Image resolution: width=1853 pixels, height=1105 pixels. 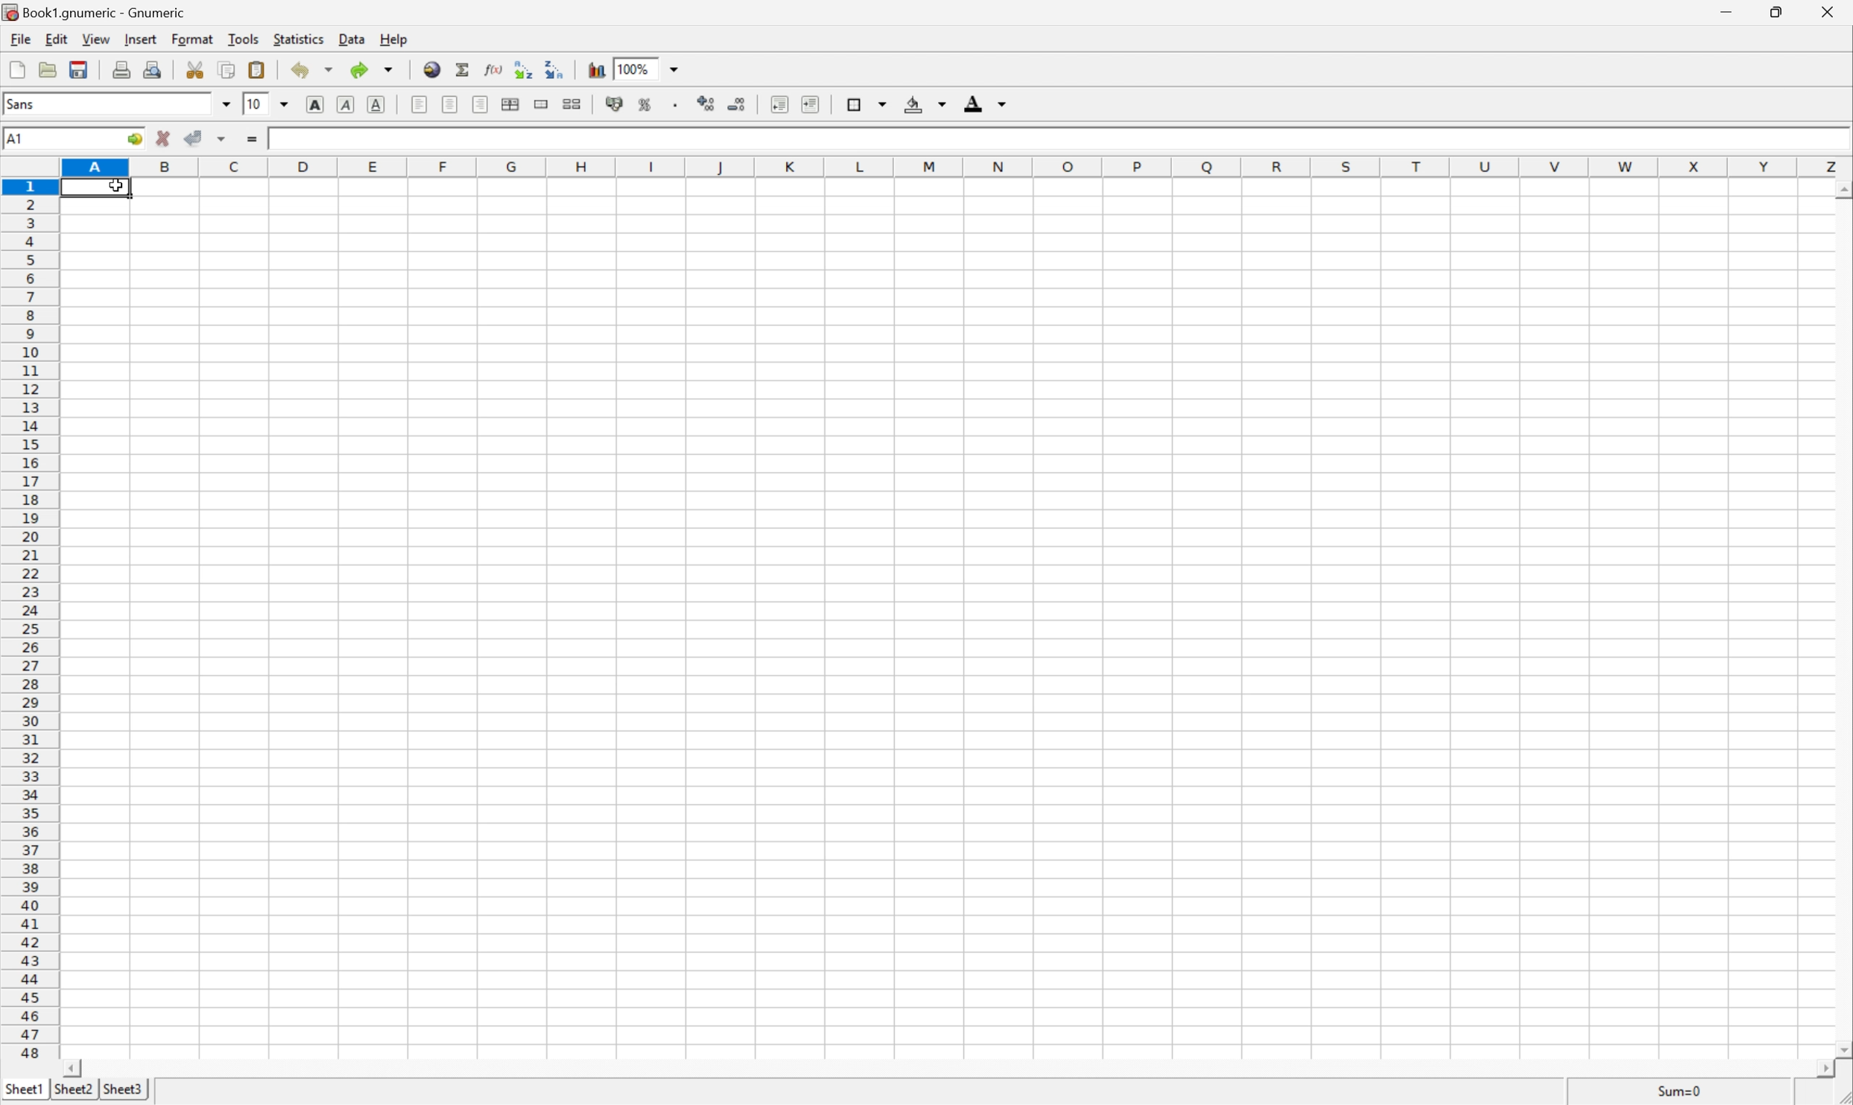 I want to click on save current workbook, so click(x=81, y=67).